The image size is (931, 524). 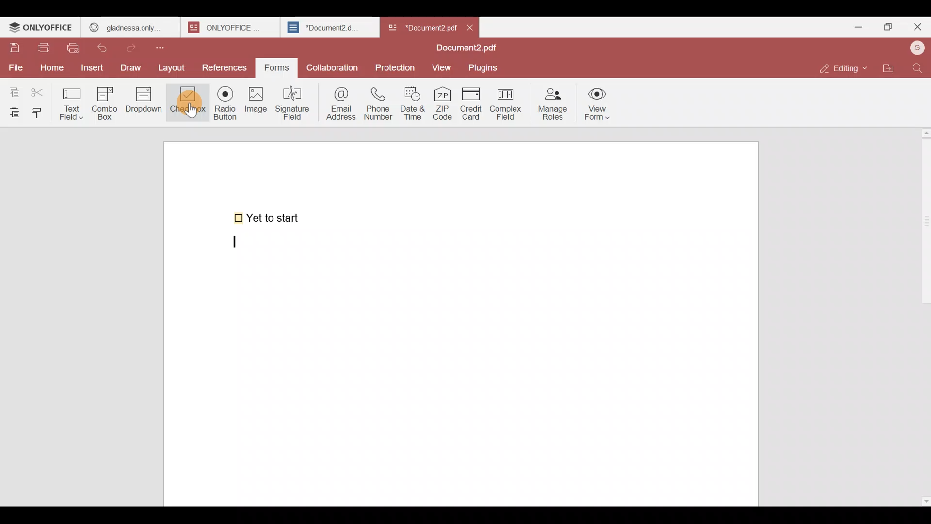 What do you see at coordinates (257, 107) in the screenshot?
I see `Image` at bounding box center [257, 107].